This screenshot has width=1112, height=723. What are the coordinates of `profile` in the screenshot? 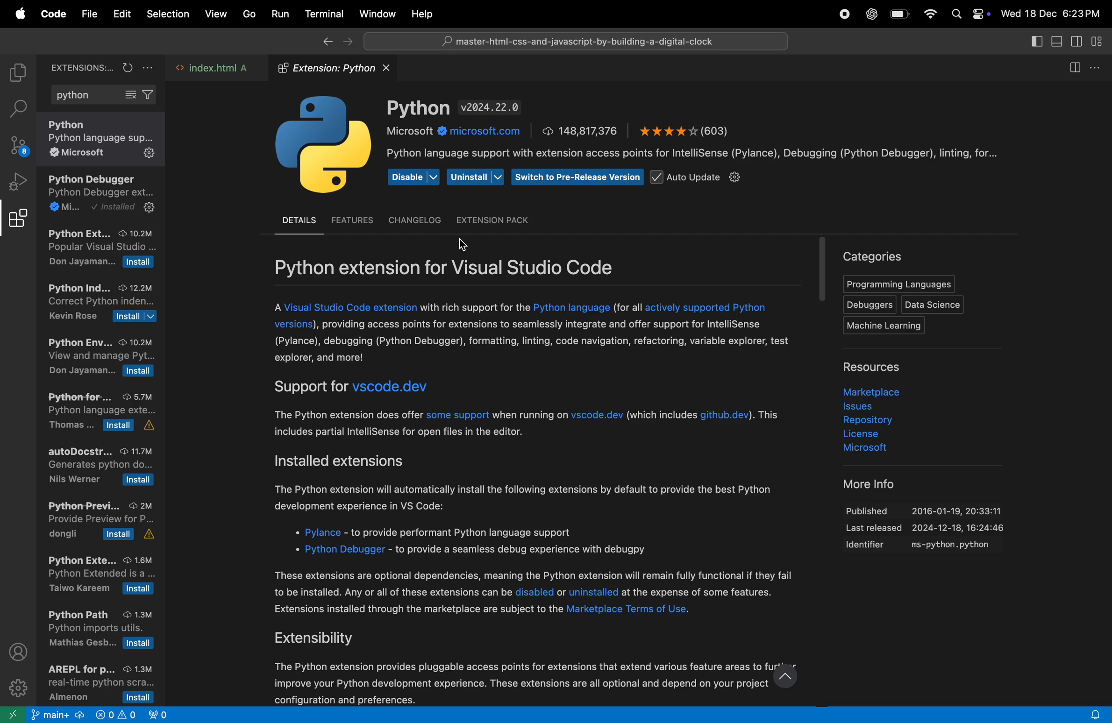 It's located at (20, 652).